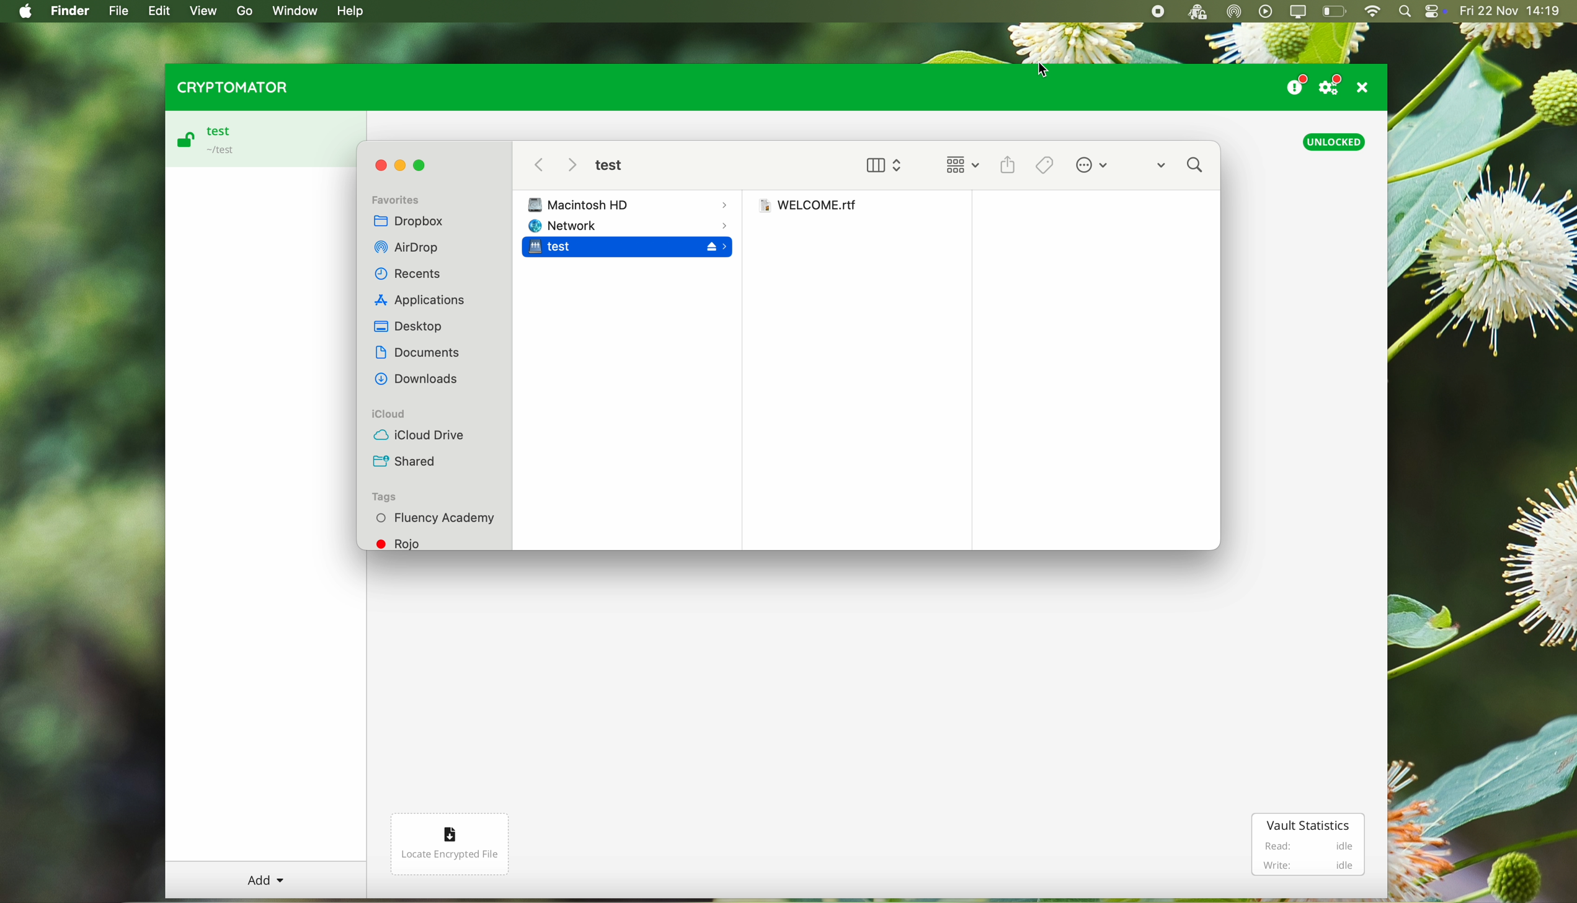 Image resolution: width=1577 pixels, height=903 pixels. Describe the element at coordinates (1155, 12) in the screenshot. I see `stop recording` at that location.